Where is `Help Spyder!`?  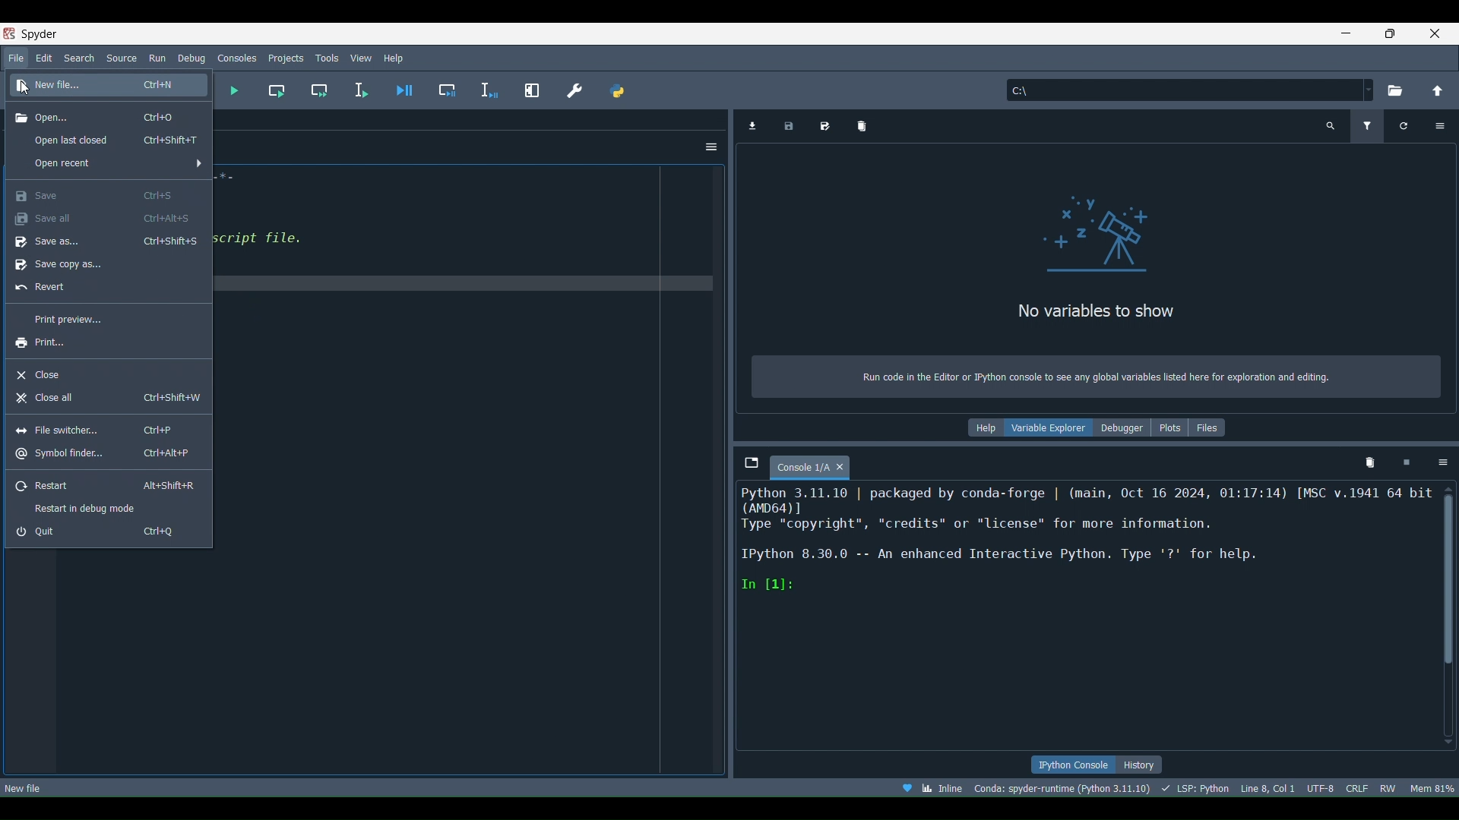 Help Spyder! is located at coordinates (908, 788).